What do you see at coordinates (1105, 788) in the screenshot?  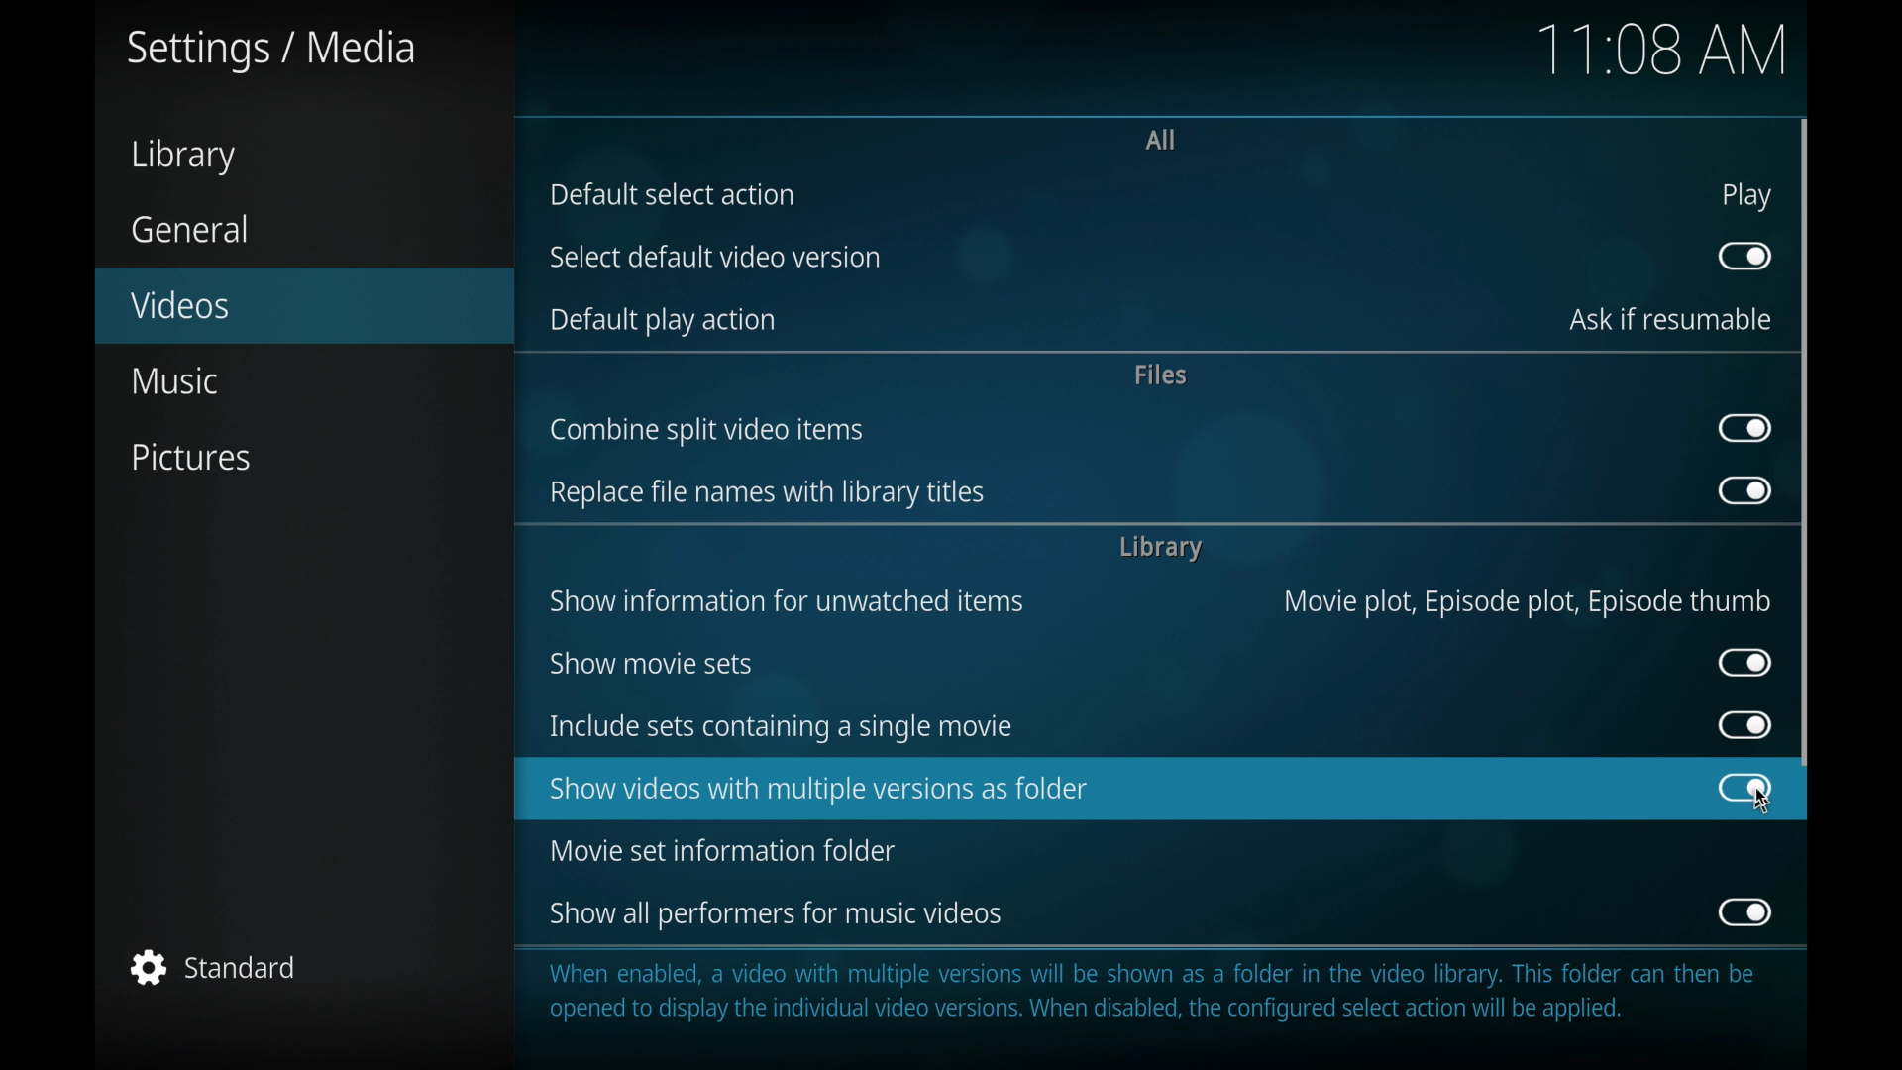 I see `show videos with multiple version as folder` at bounding box center [1105, 788].